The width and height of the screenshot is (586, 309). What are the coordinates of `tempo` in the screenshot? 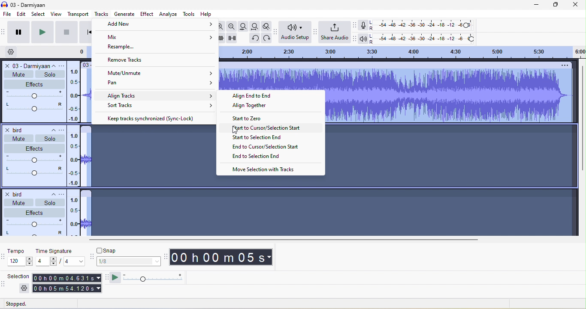 It's located at (20, 252).